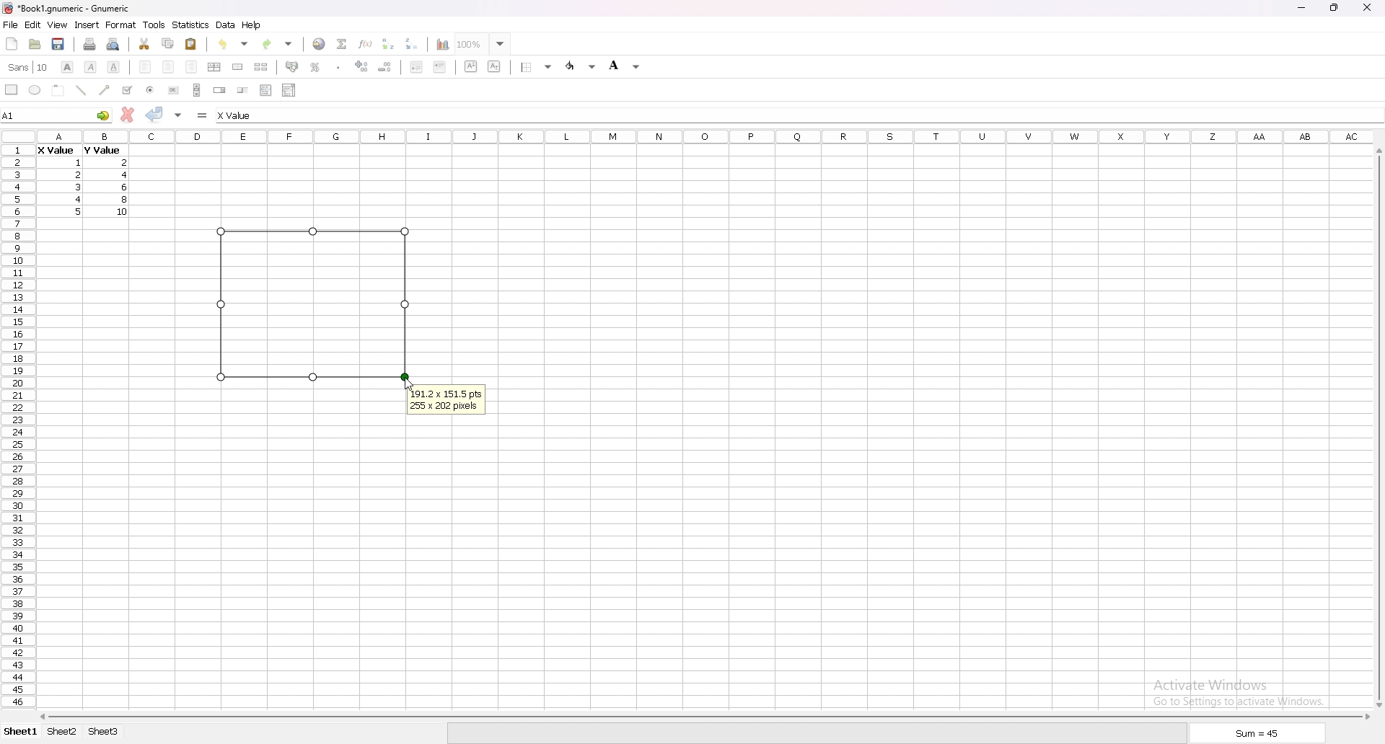  What do you see at coordinates (1301, 9) in the screenshot?
I see `minimize` at bounding box center [1301, 9].